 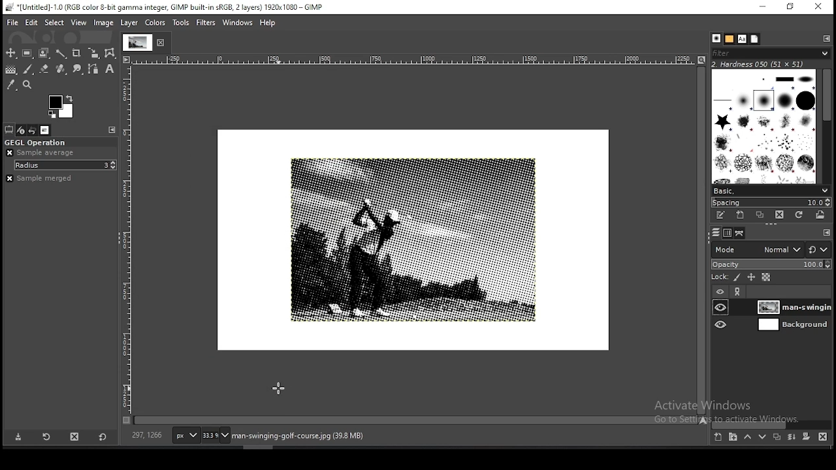 What do you see at coordinates (769, 190) in the screenshot?
I see `brush presets` at bounding box center [769, 190].